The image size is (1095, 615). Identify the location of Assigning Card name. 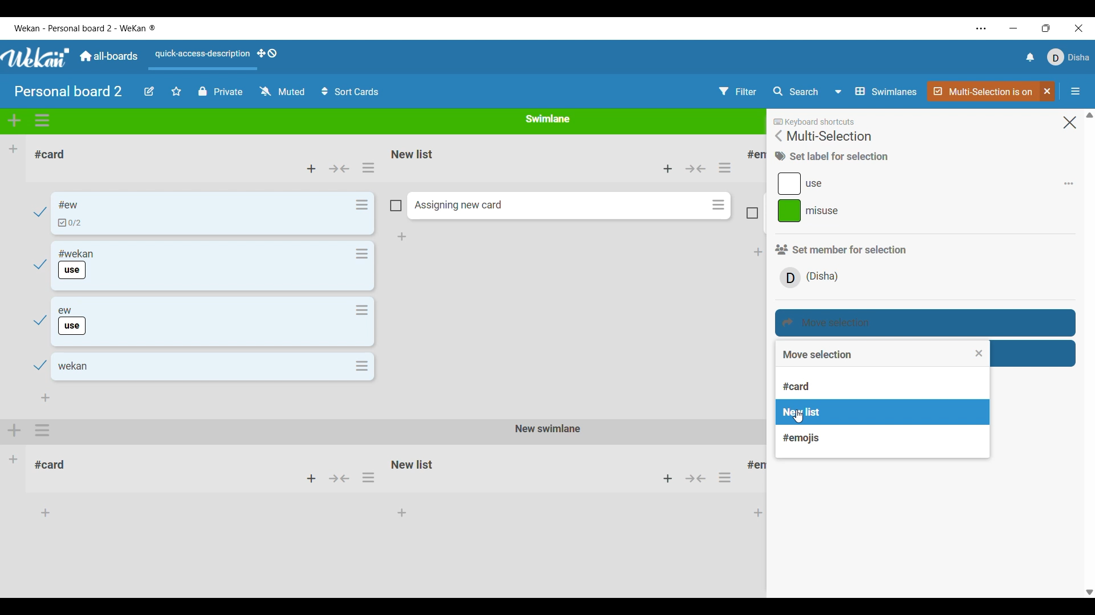
(464, 205).